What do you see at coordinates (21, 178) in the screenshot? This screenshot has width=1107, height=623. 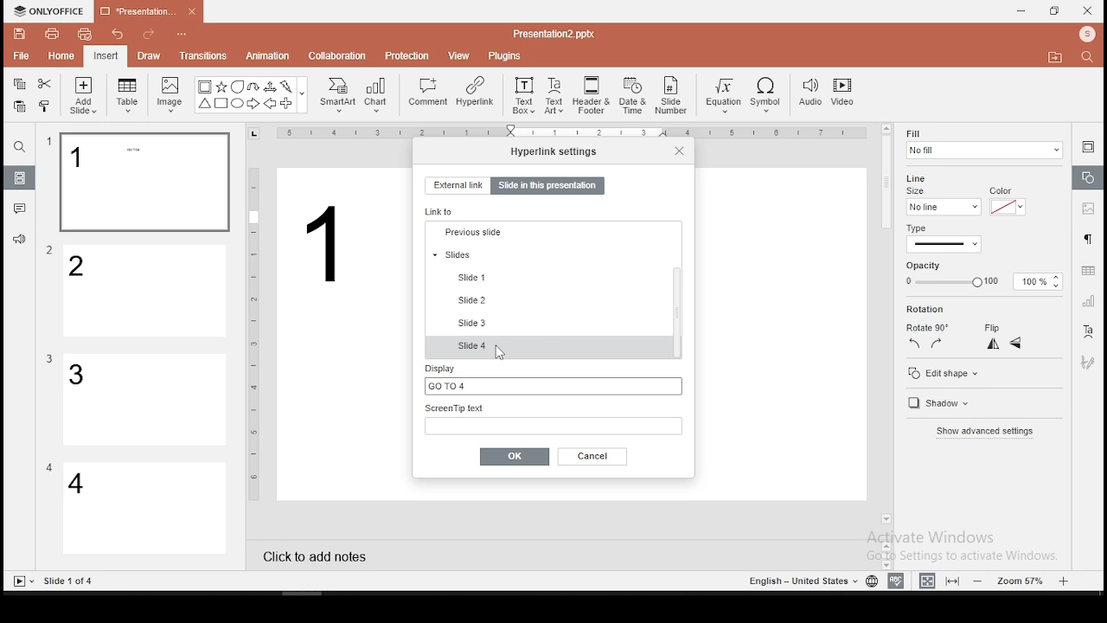 I see `slides` at bounding box center [21, 178].